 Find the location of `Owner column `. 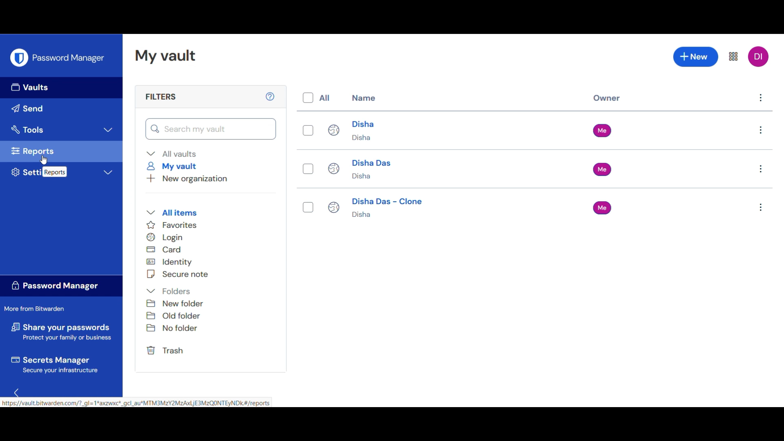

Owner column  is located at coordinates (608, 99).